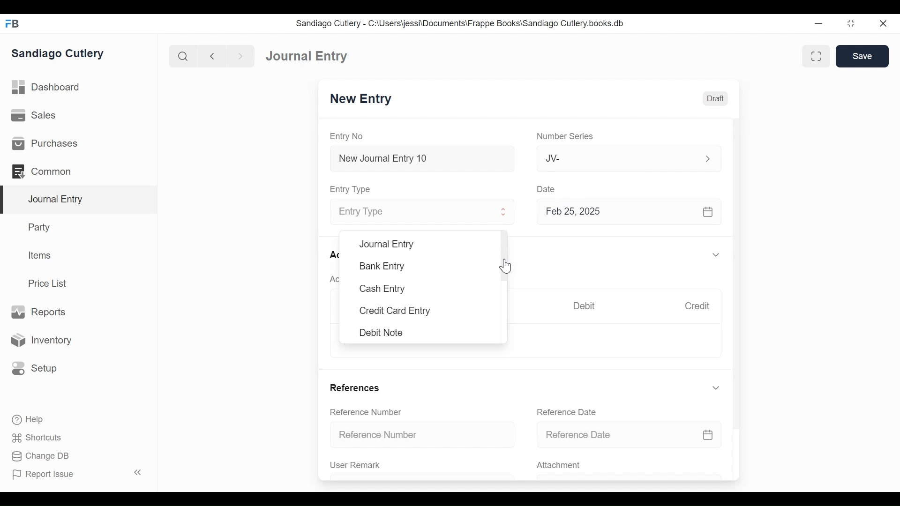 The height and width of the screenshot is (506, 900). Describe the element at coordinates (12, 23) in the screenshot. I see `Frappe Books Desktop icon` at that location.